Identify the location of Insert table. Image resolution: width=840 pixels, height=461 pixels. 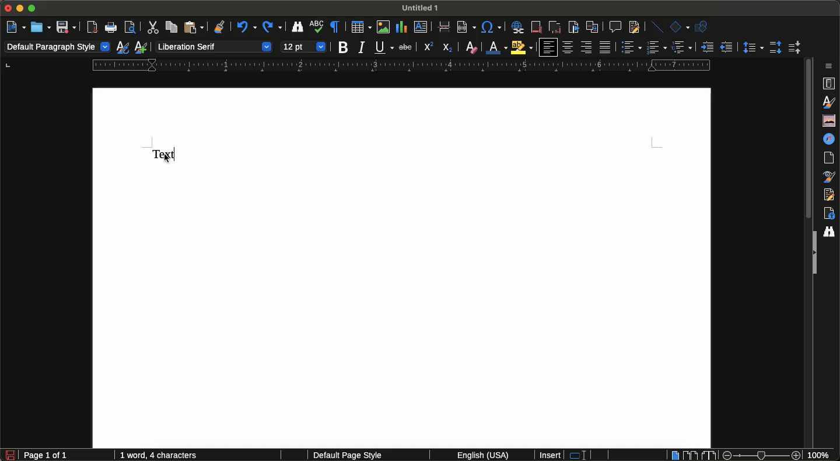
(361, 27).